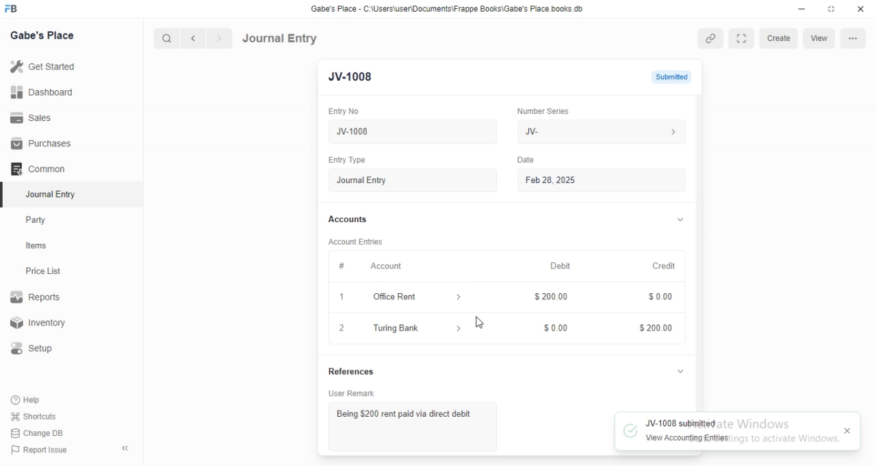 This screenshot has width=876, height=466. What do you see at coordinates (409, 411) in the screenshot?
I see `Being $200 rent paid via direct debit` at bounding box center [409, 411].